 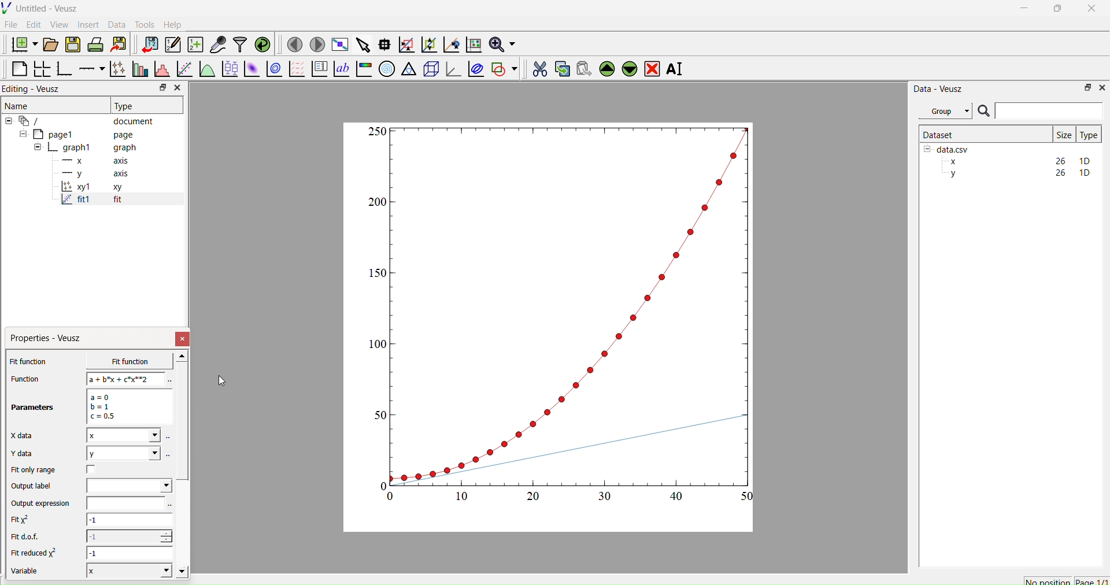 I want to click on Restore Down, so click(x=1085, y=87).